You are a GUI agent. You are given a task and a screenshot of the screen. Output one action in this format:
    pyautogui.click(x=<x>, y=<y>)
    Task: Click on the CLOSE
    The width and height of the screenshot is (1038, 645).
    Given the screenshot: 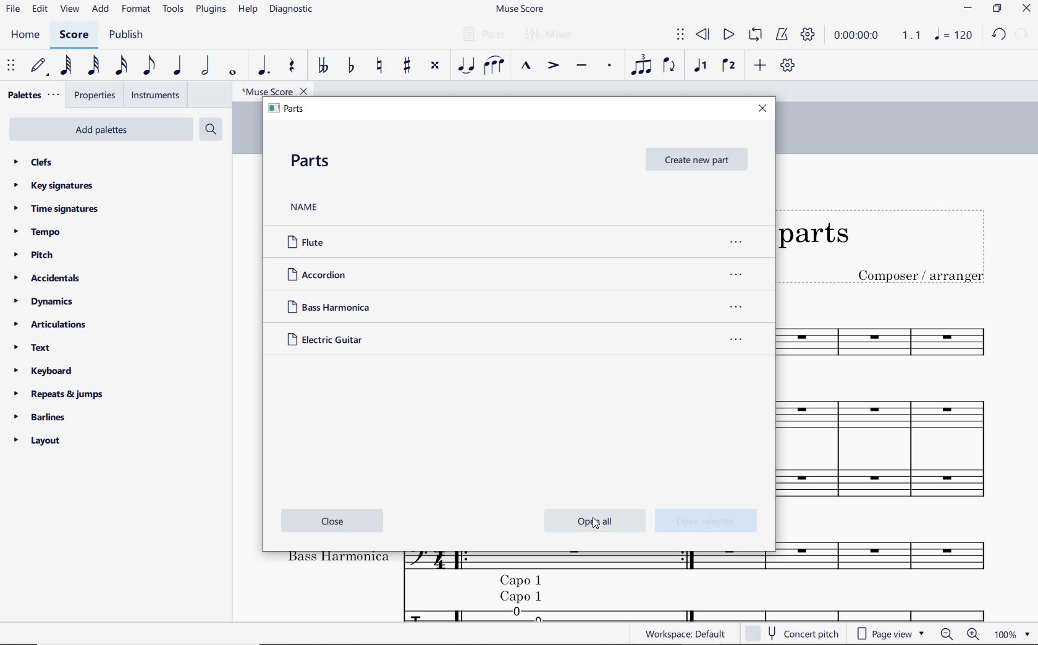 What is the action you would take?
    pyautogui.click(x=763, y=107)
    